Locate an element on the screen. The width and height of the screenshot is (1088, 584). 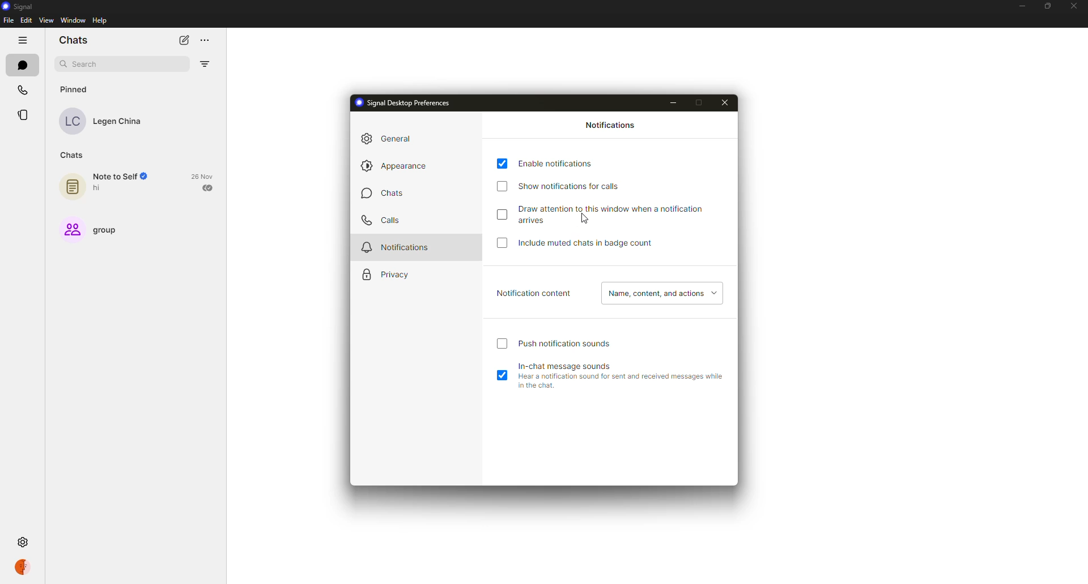
filter is located at coordinates (202, 63).